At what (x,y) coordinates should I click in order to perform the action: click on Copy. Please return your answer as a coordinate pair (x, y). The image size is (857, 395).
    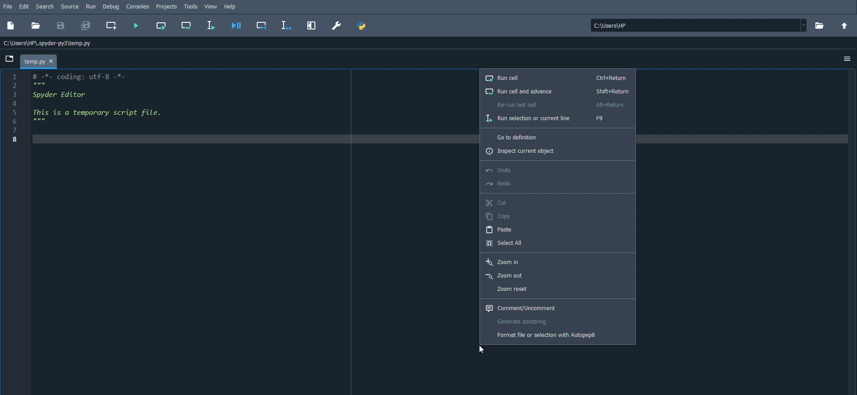
    Looking at the image, I should click on (498, 216).